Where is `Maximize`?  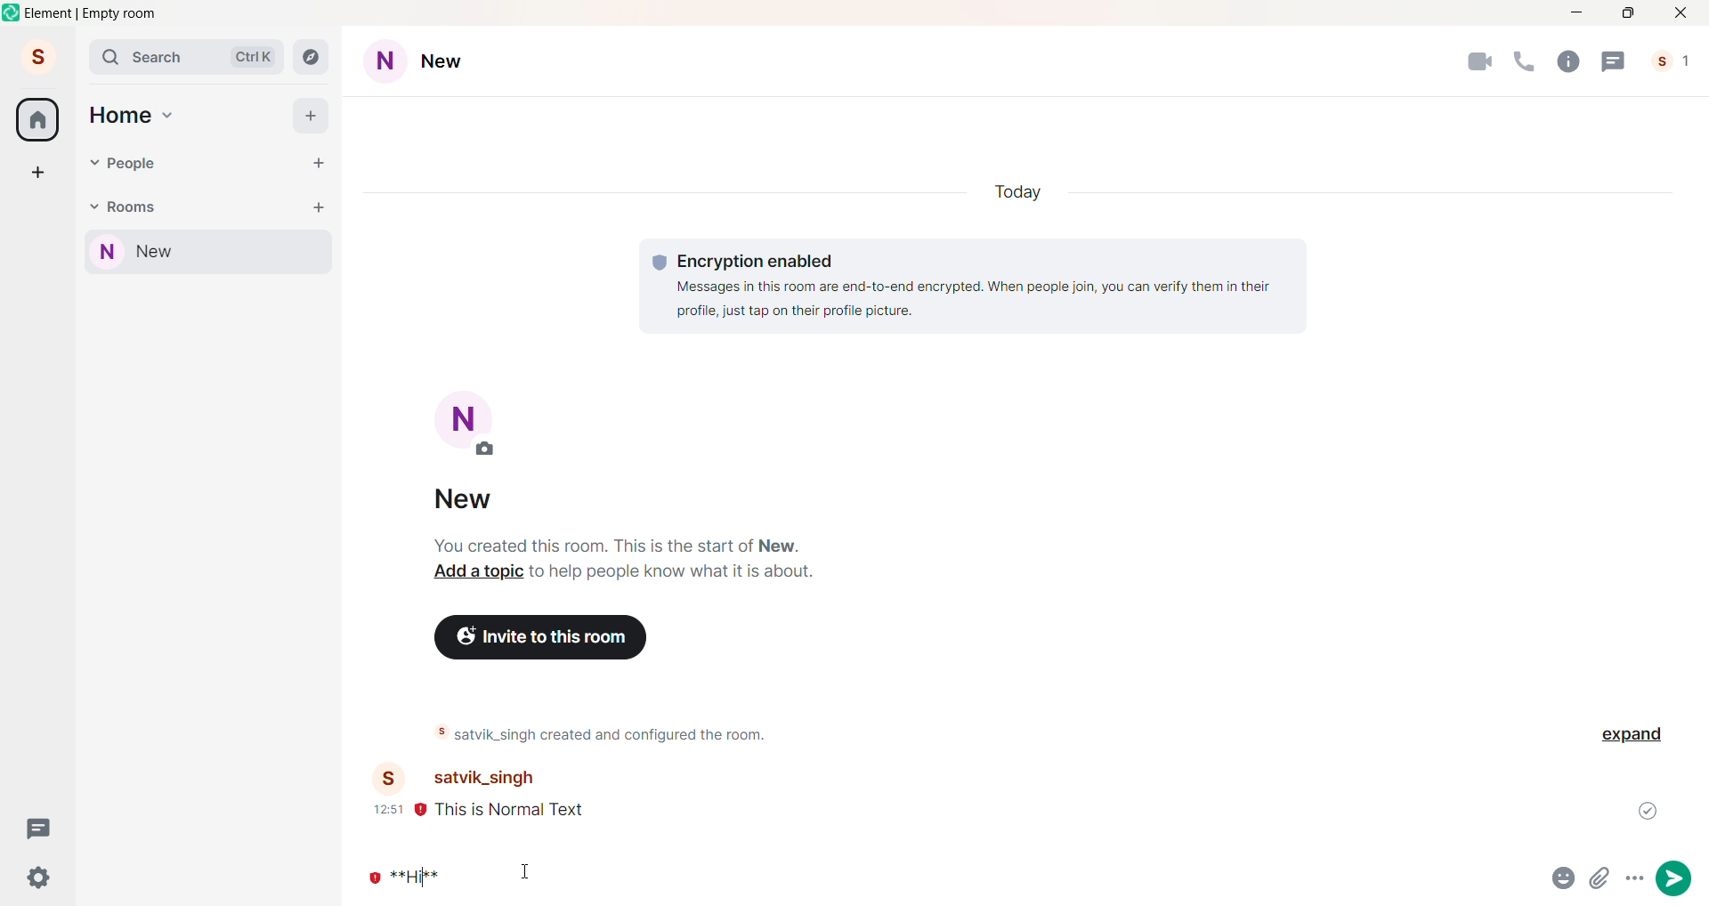
Maximize is located at coordinates (1628, 13).